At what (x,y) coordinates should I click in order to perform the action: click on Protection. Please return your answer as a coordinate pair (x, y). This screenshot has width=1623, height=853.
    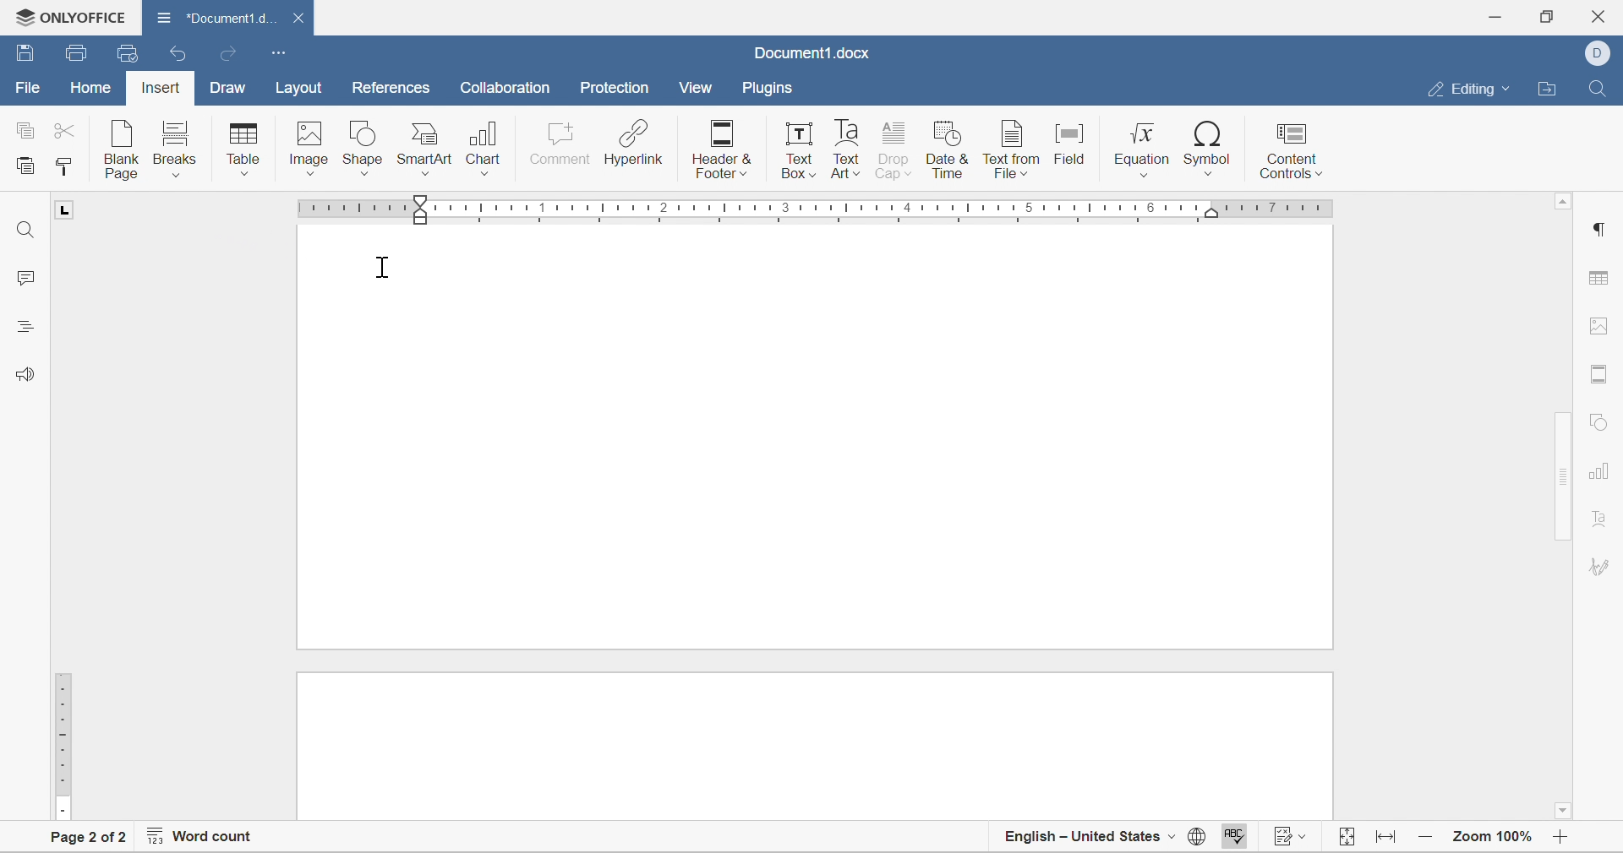
    Looking at the image, I should click on (613, 89).